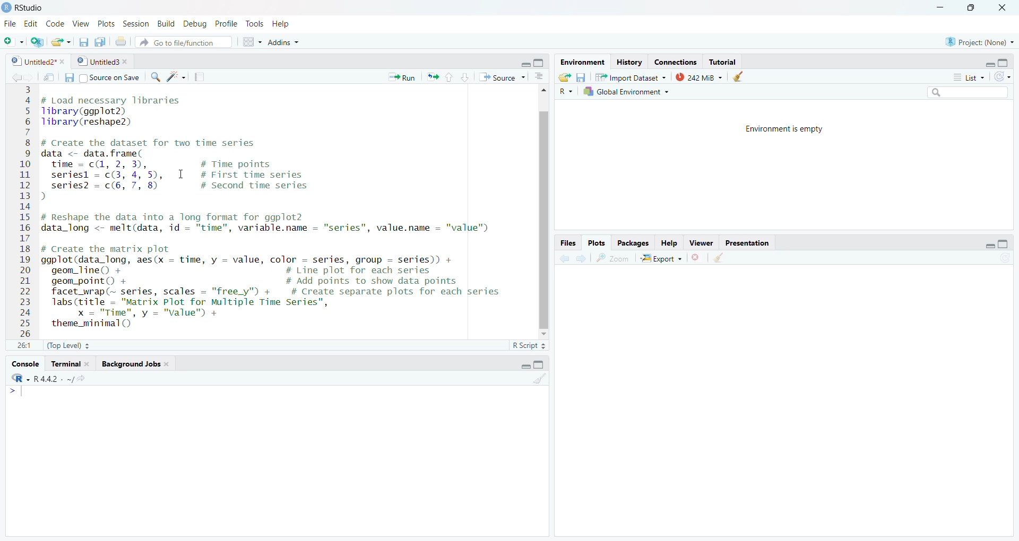  What do you see at coordinates (97, 62) in the screenshot?
I see `Untitled3` at bounding box center [97, 62].